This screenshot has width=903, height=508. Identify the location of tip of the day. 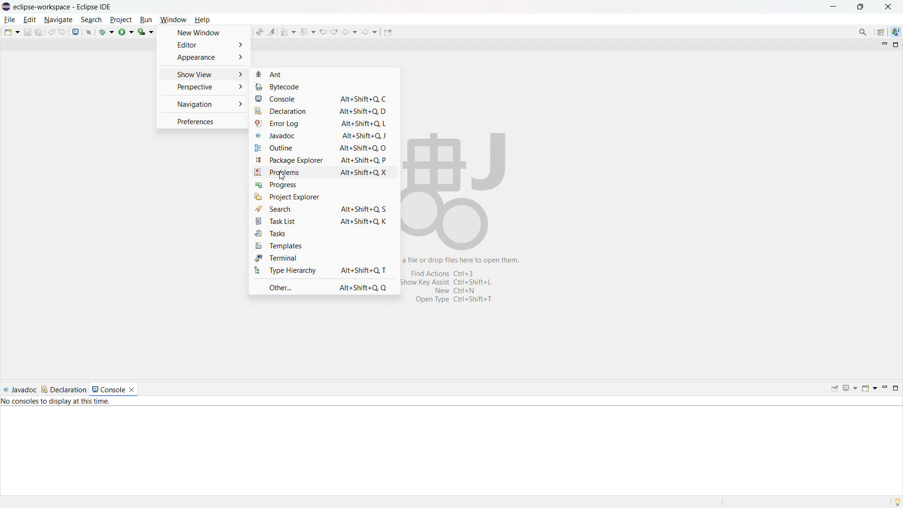
(895, 501).